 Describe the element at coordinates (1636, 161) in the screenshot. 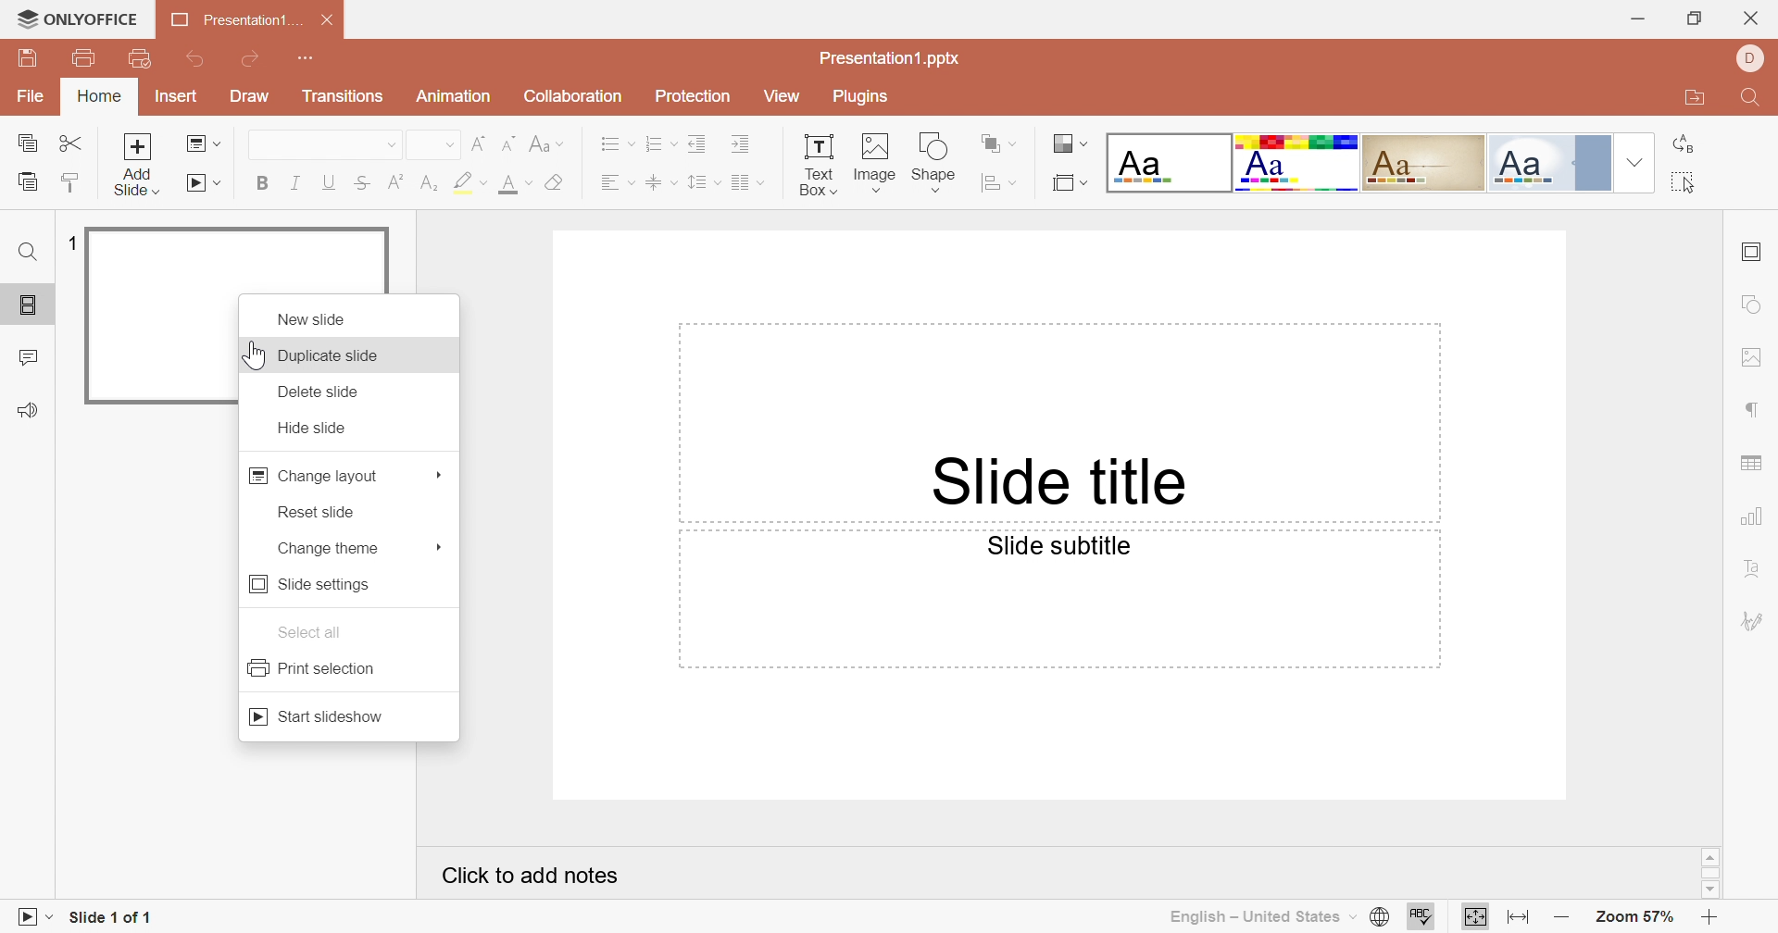

I see `Drop Down` at that location.